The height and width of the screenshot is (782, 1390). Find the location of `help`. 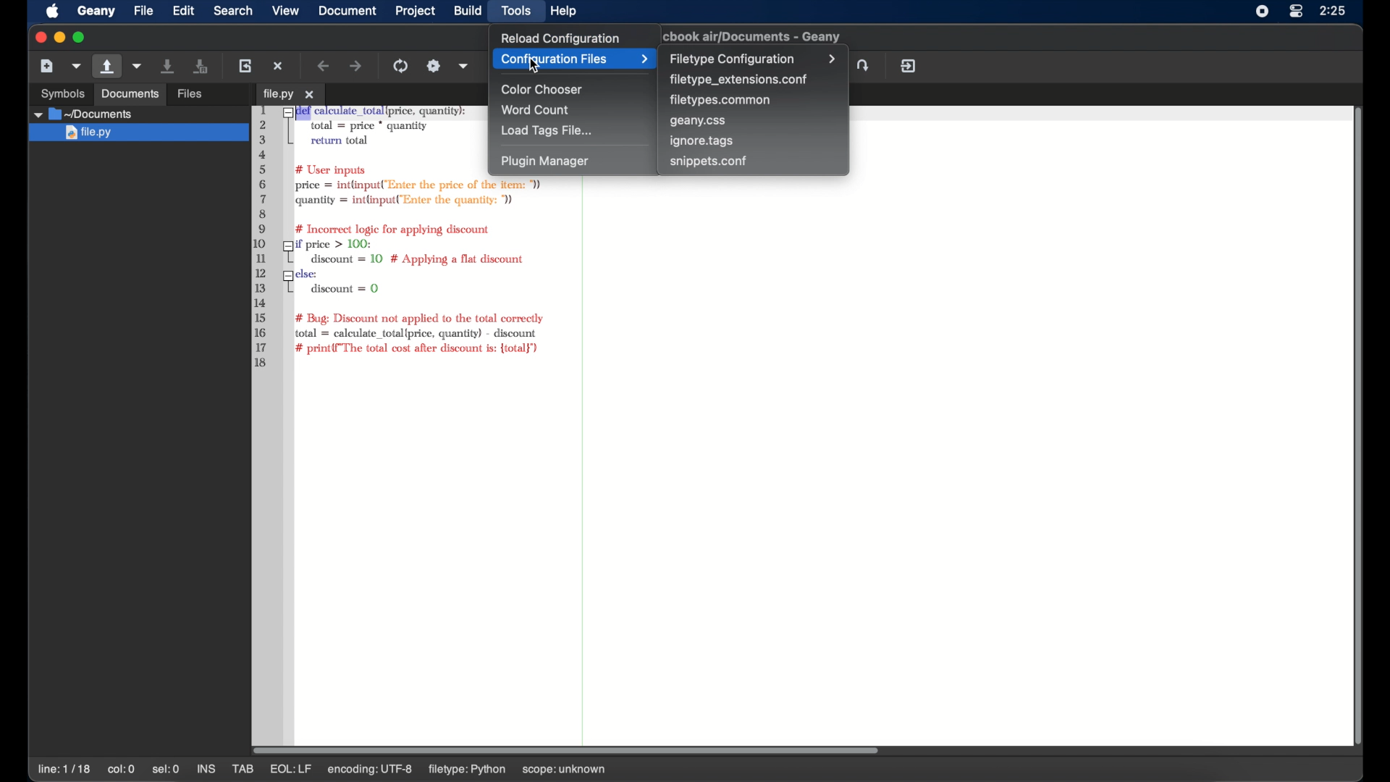

help is located at coordinates (564, 11).